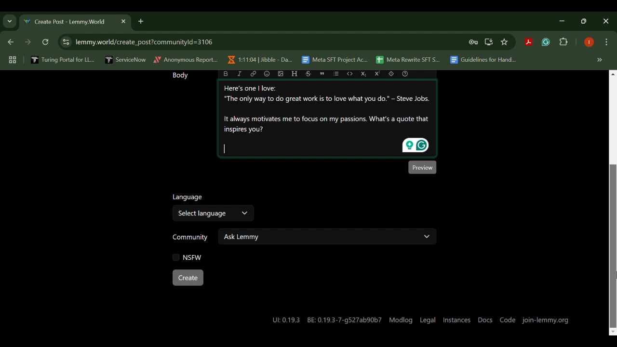 This screenshot has width=617, height=347. Describe the element at coordinates (126, 59) in the screenshot. I see `ServiceNow` at that location.